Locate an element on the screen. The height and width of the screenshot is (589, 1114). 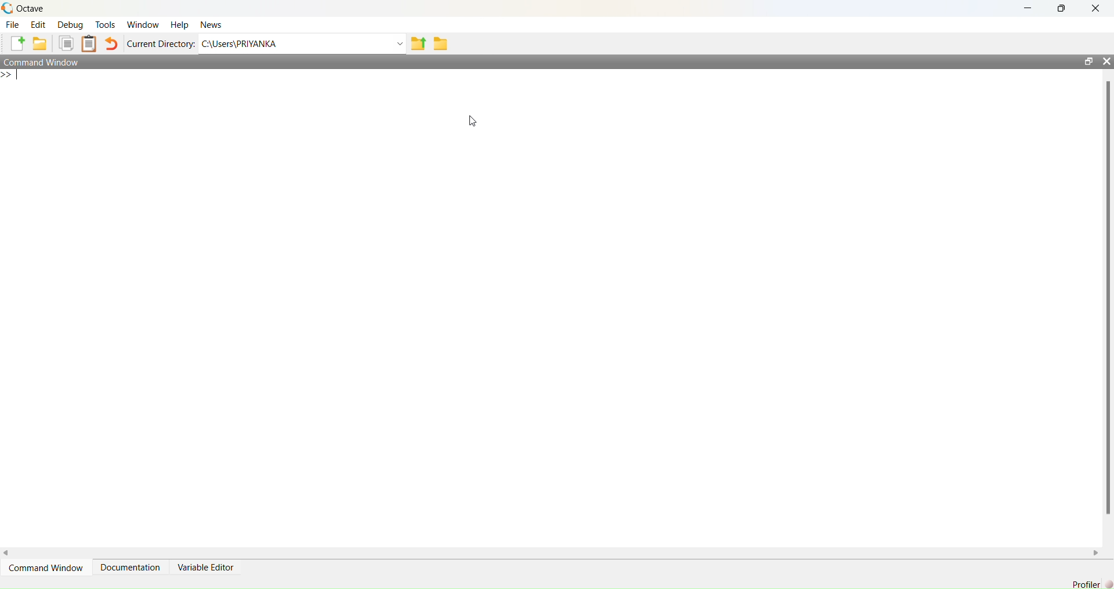
news is located at coordinates (212, 25).